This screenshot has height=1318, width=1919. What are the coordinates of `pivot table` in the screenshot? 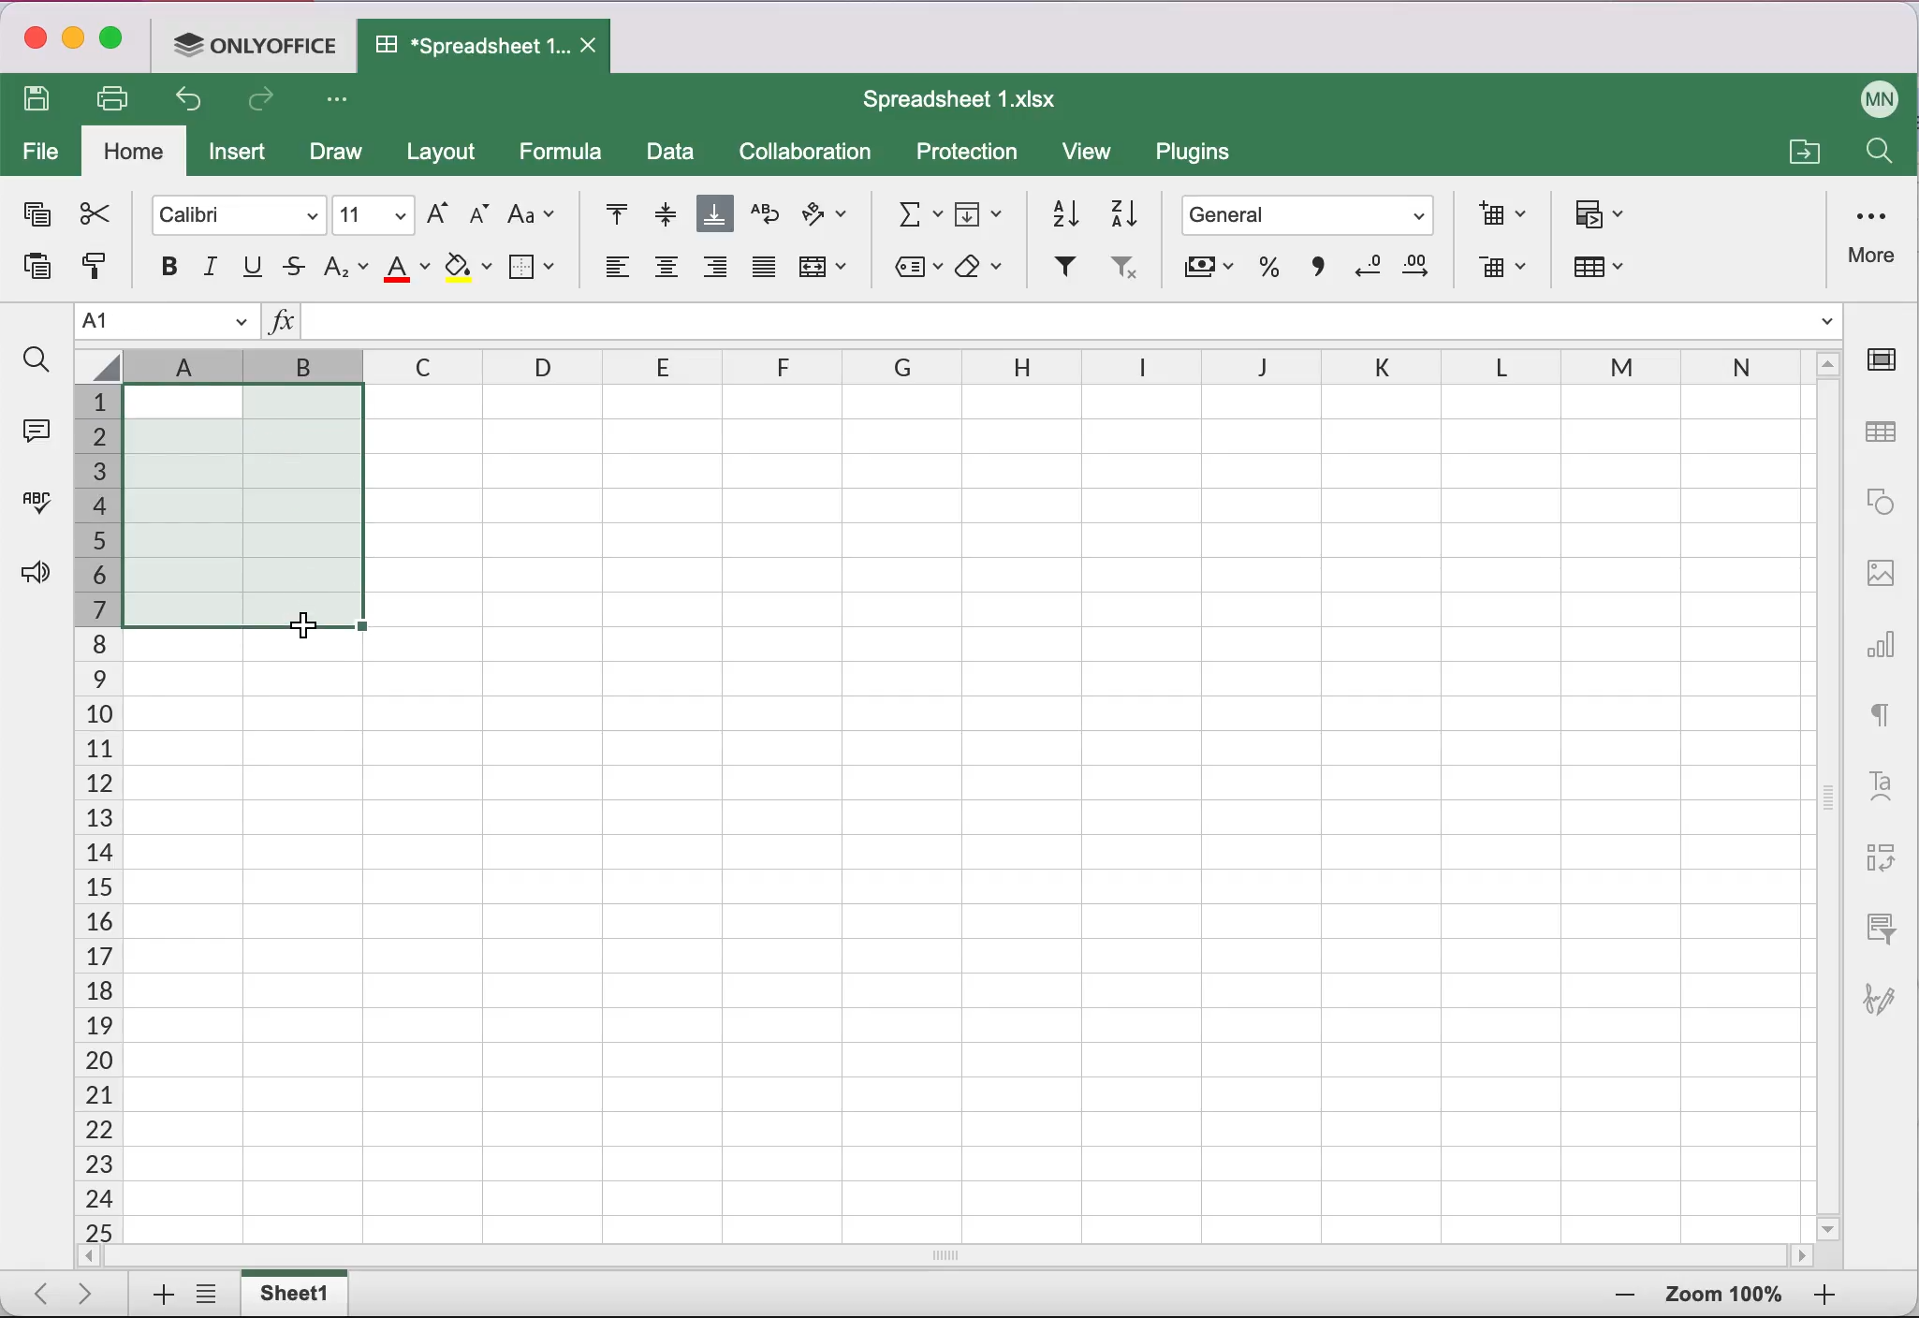 It's located at (1877, 859).